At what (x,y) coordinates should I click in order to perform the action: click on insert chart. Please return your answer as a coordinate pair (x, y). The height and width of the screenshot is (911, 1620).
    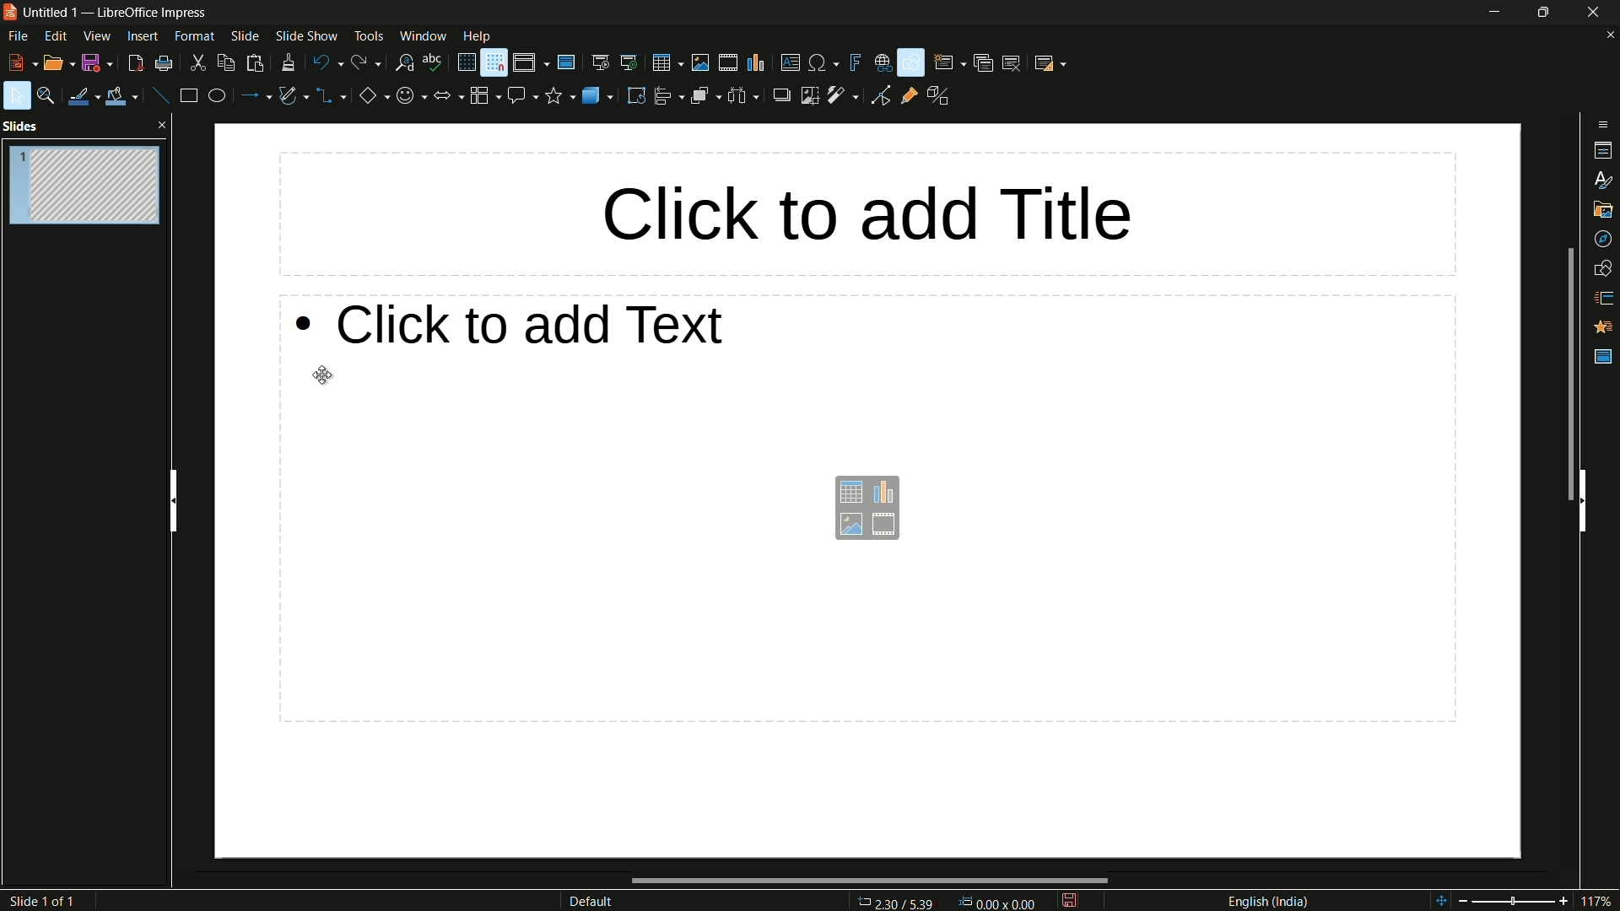
    Looking at the image, I should click on (757, 62).